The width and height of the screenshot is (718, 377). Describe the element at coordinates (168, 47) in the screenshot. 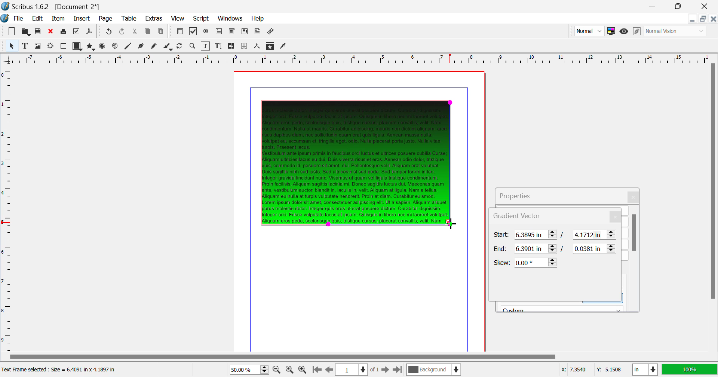

I see `Calligraphic Line` at that location.